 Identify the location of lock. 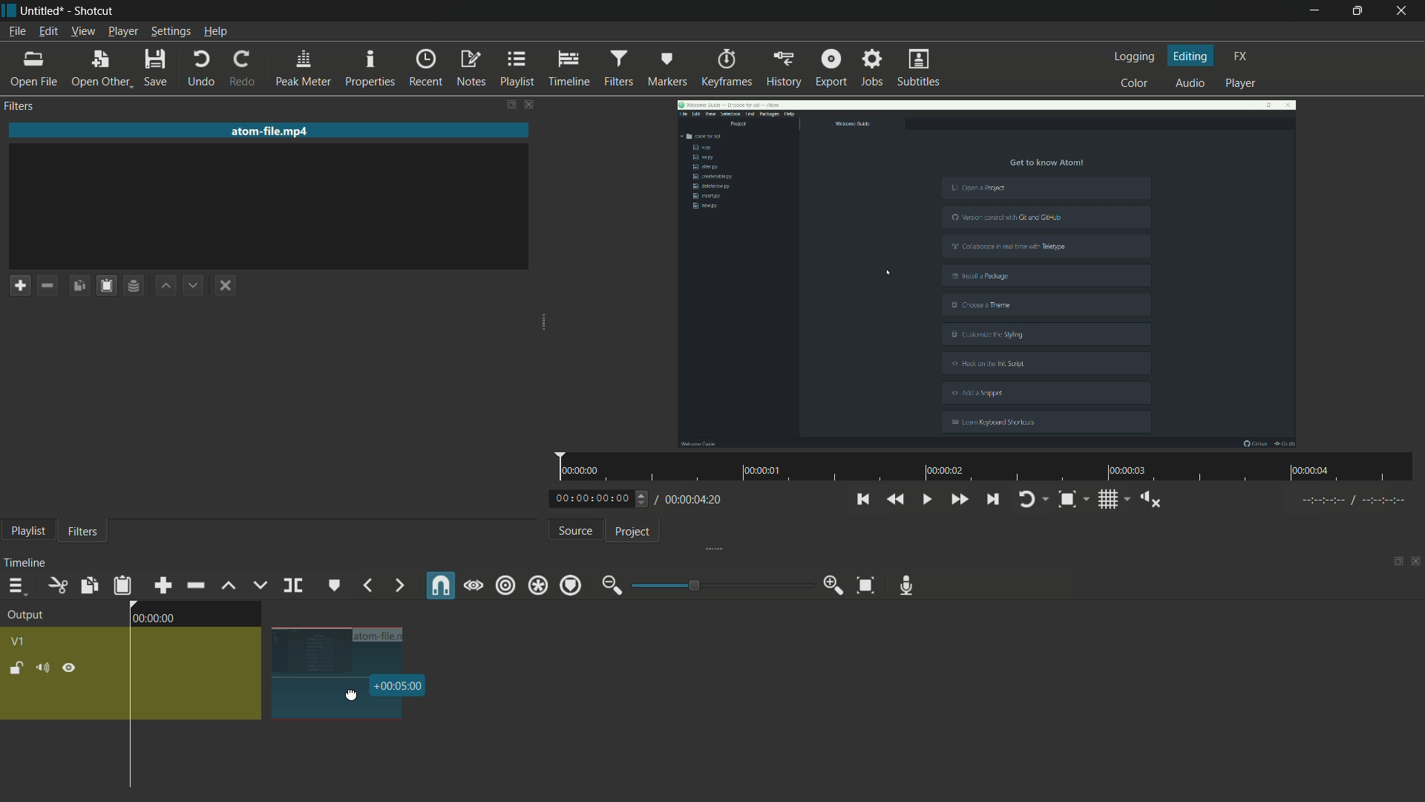
(15, 668).